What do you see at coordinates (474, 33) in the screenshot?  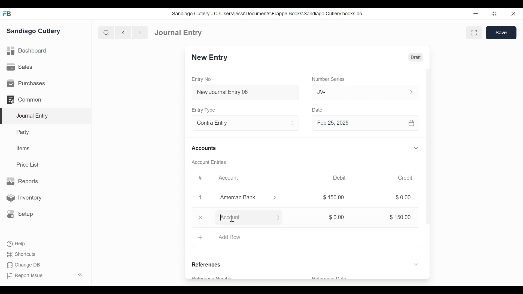 I see `Toggle between form and full width` at bounding box center [474, 33].